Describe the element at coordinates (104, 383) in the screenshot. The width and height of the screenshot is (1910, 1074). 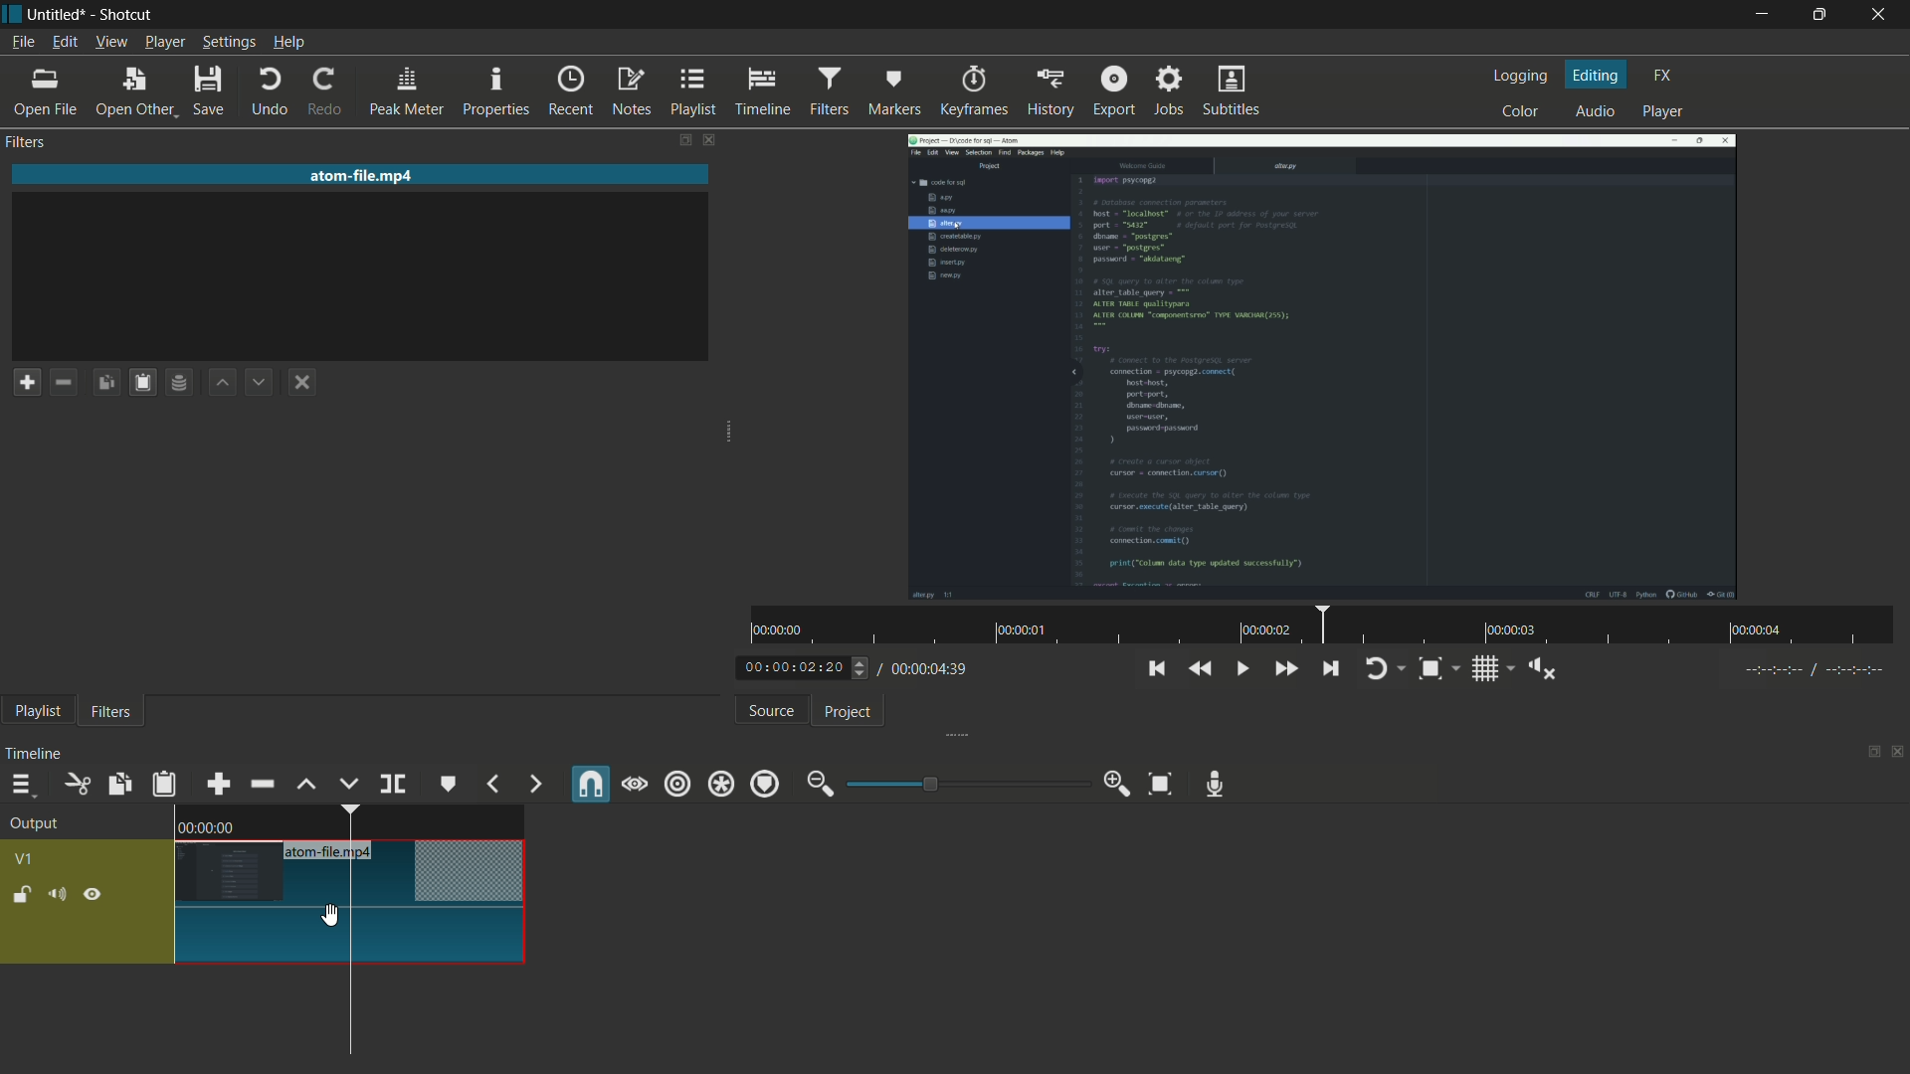
I see `copy checked filters` at that location.